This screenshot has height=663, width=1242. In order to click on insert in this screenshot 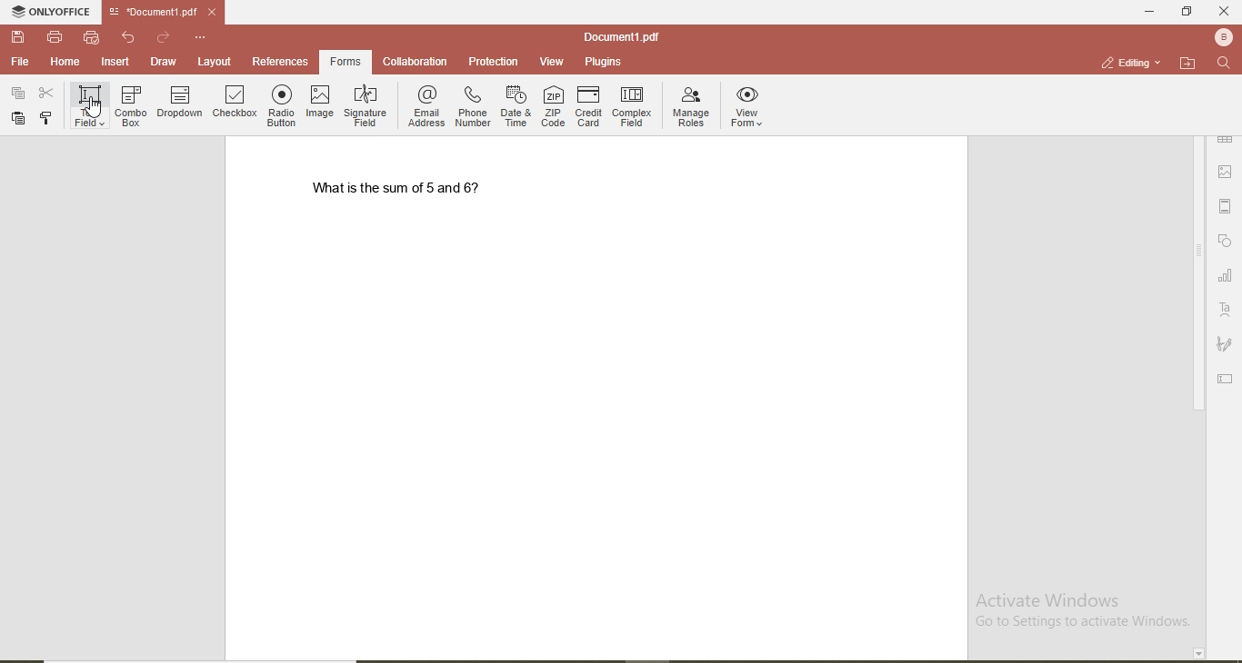, I will do `click(116, 63)`.